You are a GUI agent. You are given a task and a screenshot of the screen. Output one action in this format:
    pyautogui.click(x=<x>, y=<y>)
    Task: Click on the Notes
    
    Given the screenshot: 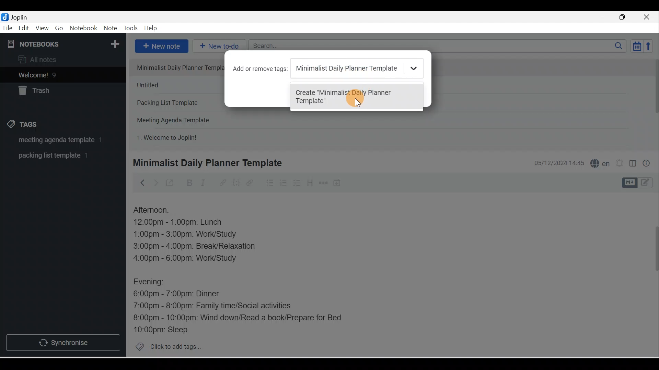 What is the action you would take?
    pyautogui.click(x=58, y=73)
    